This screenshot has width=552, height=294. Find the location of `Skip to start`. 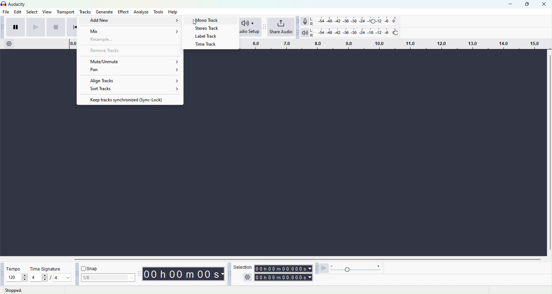

Skip to start is located at coordinates (56, 27).